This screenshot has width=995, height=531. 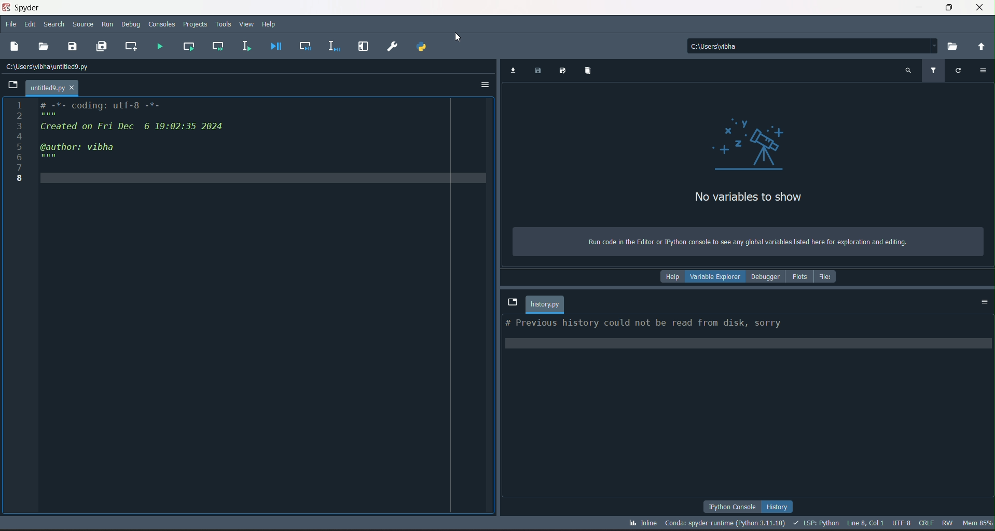 I want to click on file name, so click(x=51, y=88).